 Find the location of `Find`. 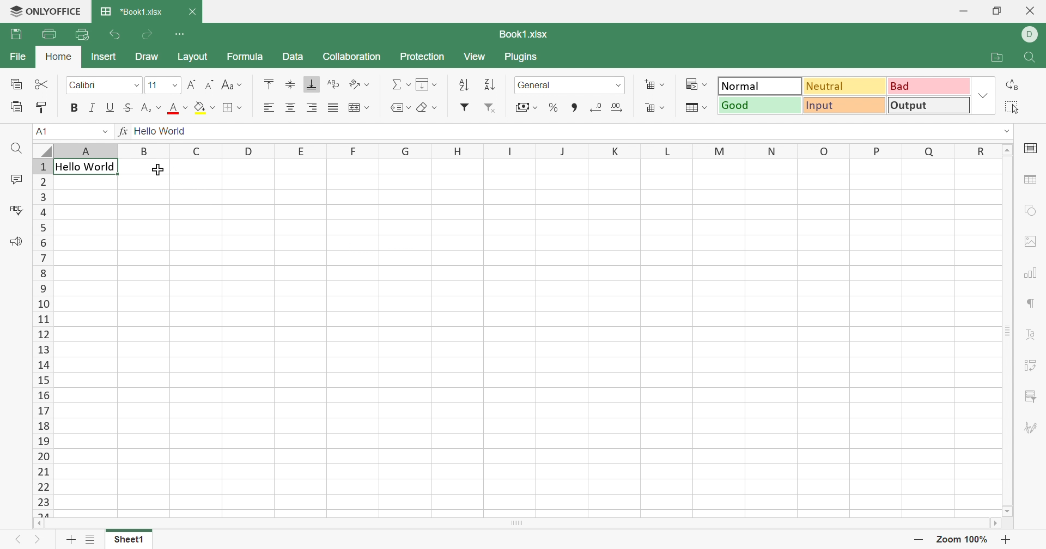

Find is located at coordinates (1032, 57).